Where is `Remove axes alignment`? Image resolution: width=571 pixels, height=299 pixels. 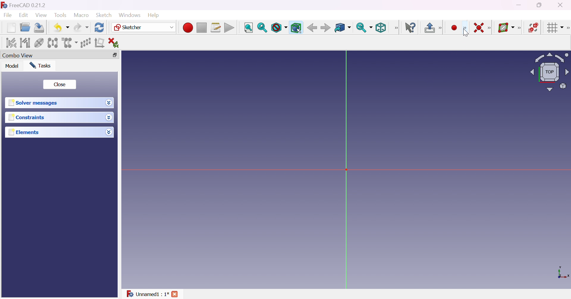
Remove axes alignment is located at coordinates (100, 43).